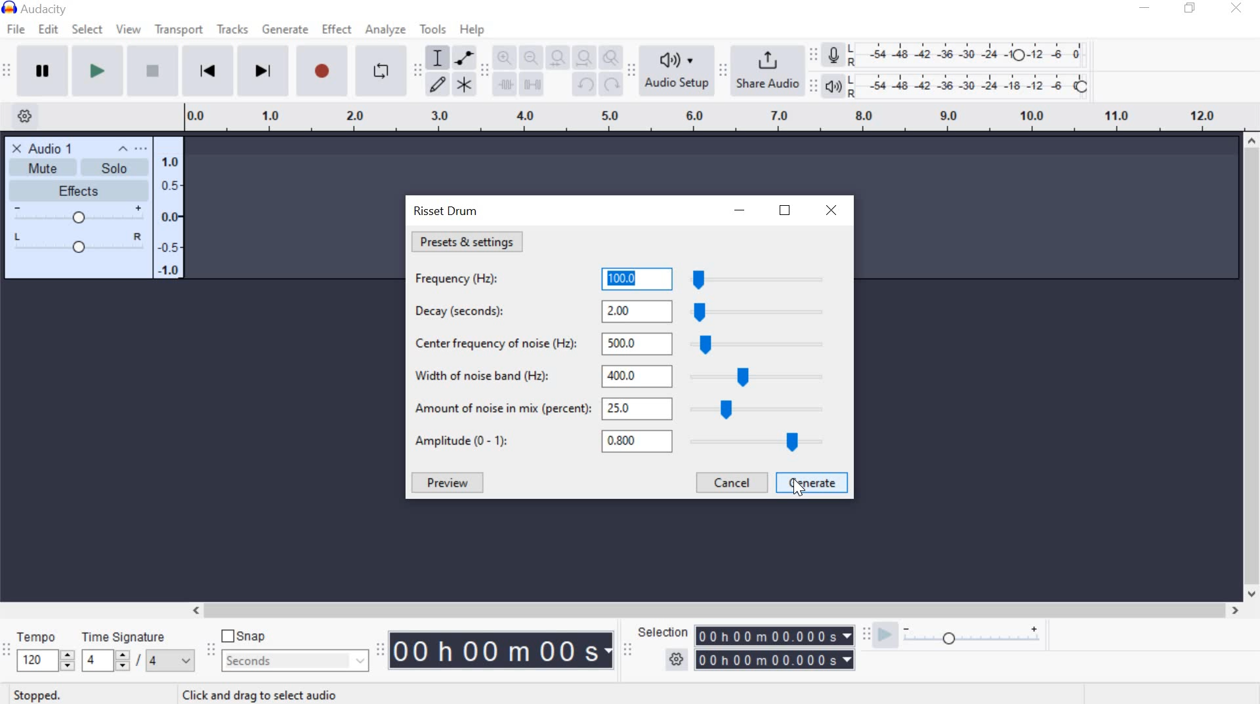 The width and height of the screenshot is (1260, 704). What do you see at coordinates (863, 635) in the screenshot?
I see `Play-at-speed toolbar` at bounding box center [863, 635].